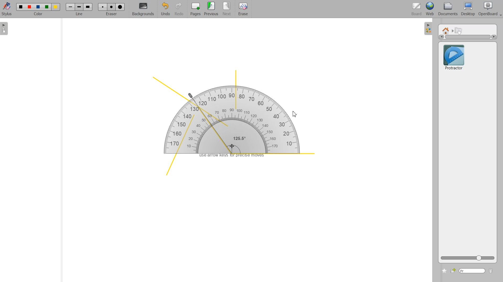 The image size is (503, 282). Describe the element at coordinates (472, 271) in the screenshot. I see `Type window` at that location.